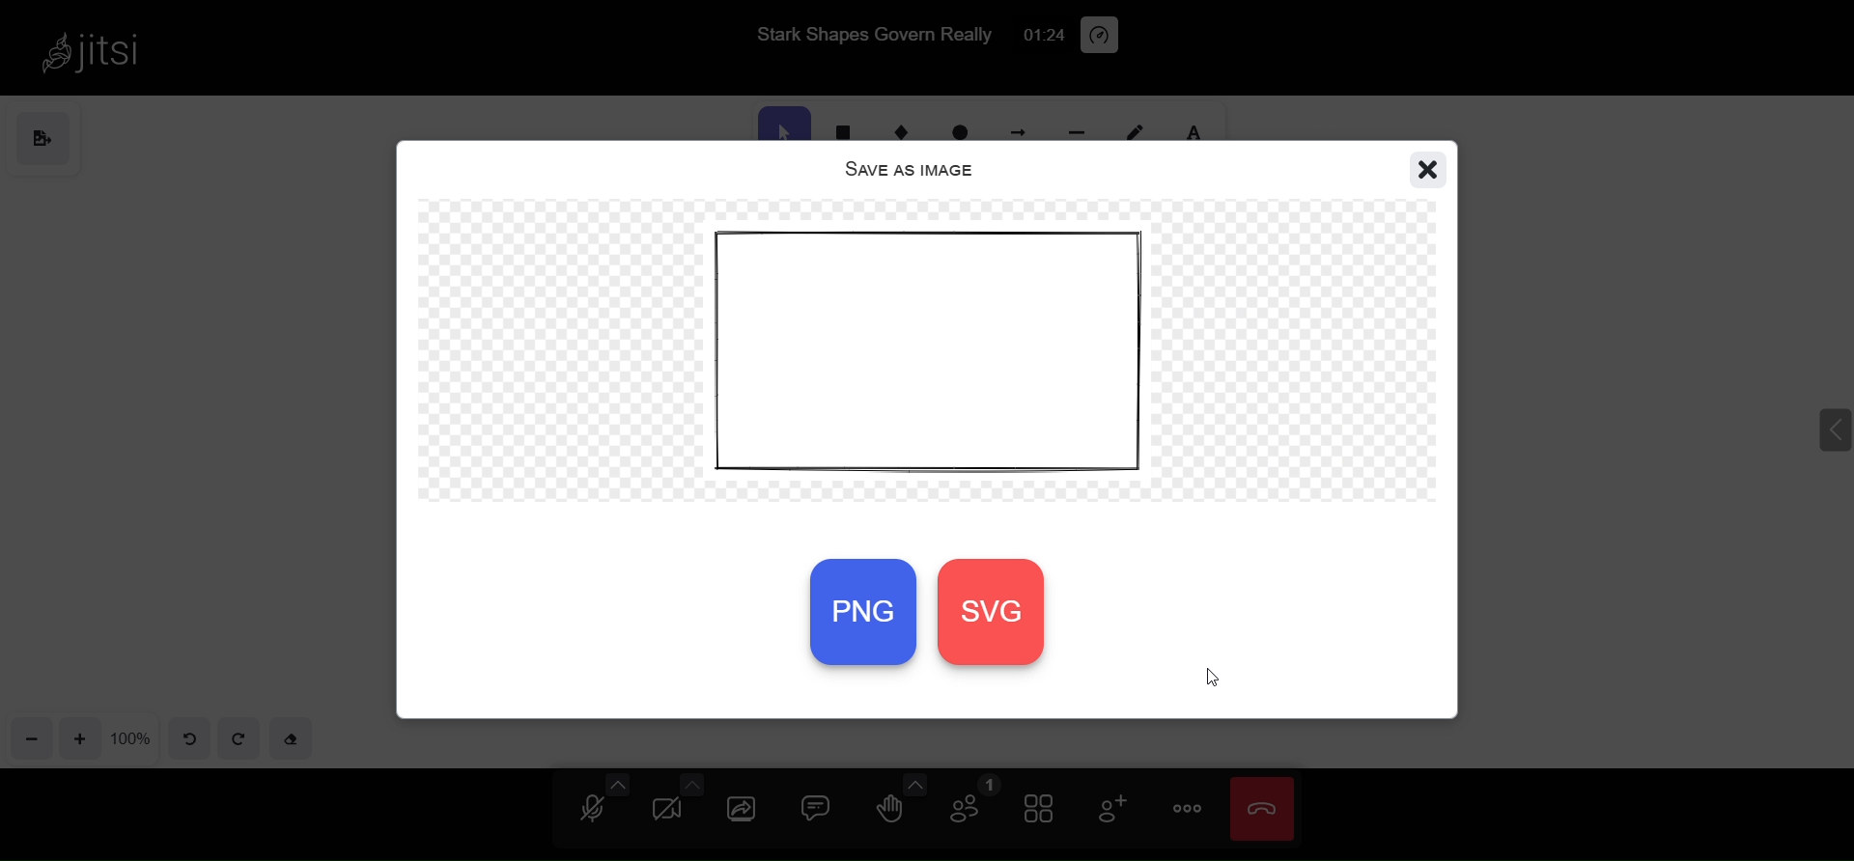  Describe the element at coordinates (294, 739) in the screenshot. I see `eraser` at that location.